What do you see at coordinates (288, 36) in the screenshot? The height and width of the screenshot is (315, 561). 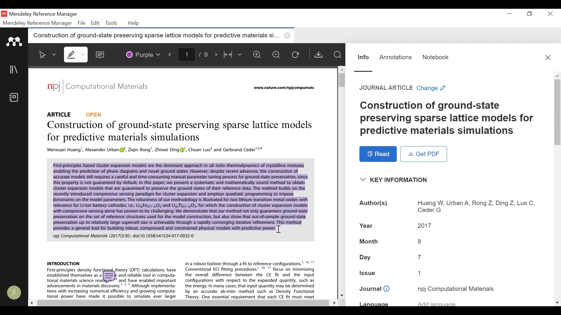 I see `close` at bounding box center [288, 36].